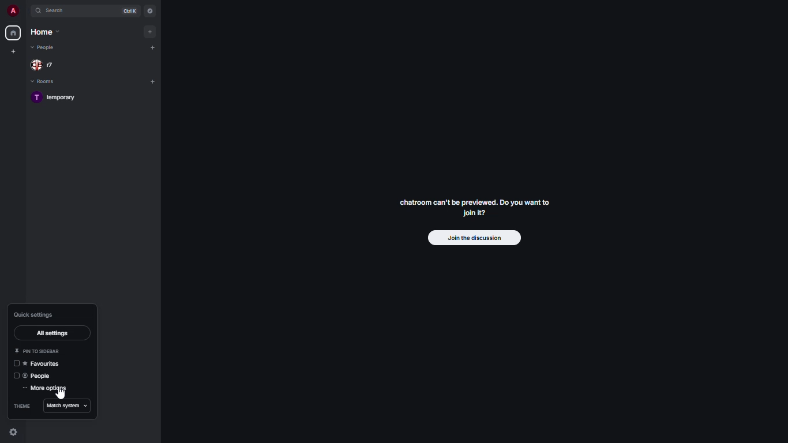 This screenshot has width=788, height=443. I want to click on pin to sidebar, so click(39, 352).